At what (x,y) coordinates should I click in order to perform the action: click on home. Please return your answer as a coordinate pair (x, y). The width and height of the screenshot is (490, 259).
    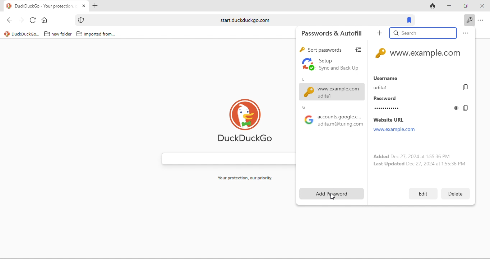
    Looking at the image, I should click on (45, 20).